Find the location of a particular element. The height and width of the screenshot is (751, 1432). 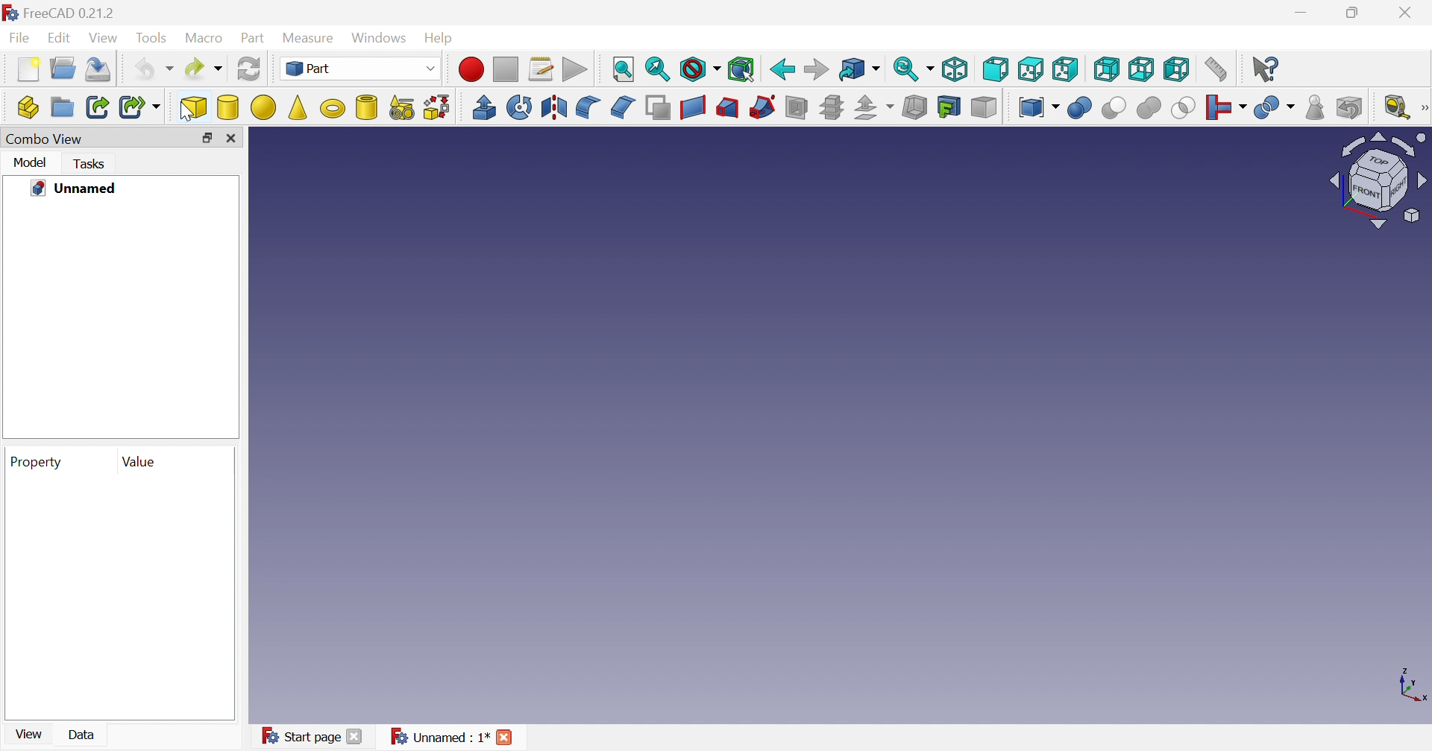

FreeCAD 0.21.2 is located at coordinates (59, 10).